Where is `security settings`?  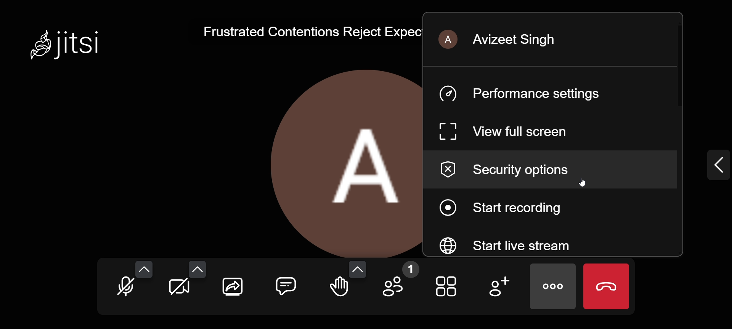
security settings is located at coordinates (513, 171).